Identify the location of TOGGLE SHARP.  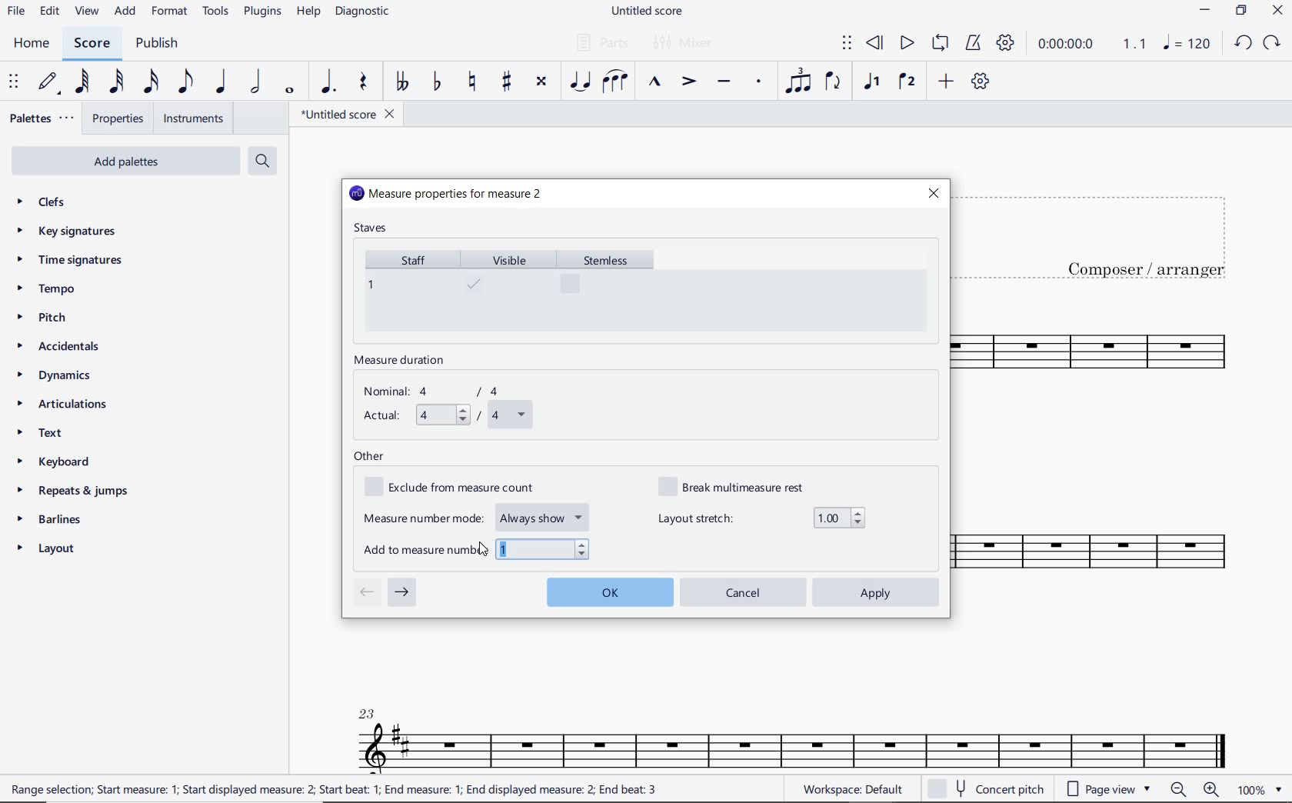
(508, 82).